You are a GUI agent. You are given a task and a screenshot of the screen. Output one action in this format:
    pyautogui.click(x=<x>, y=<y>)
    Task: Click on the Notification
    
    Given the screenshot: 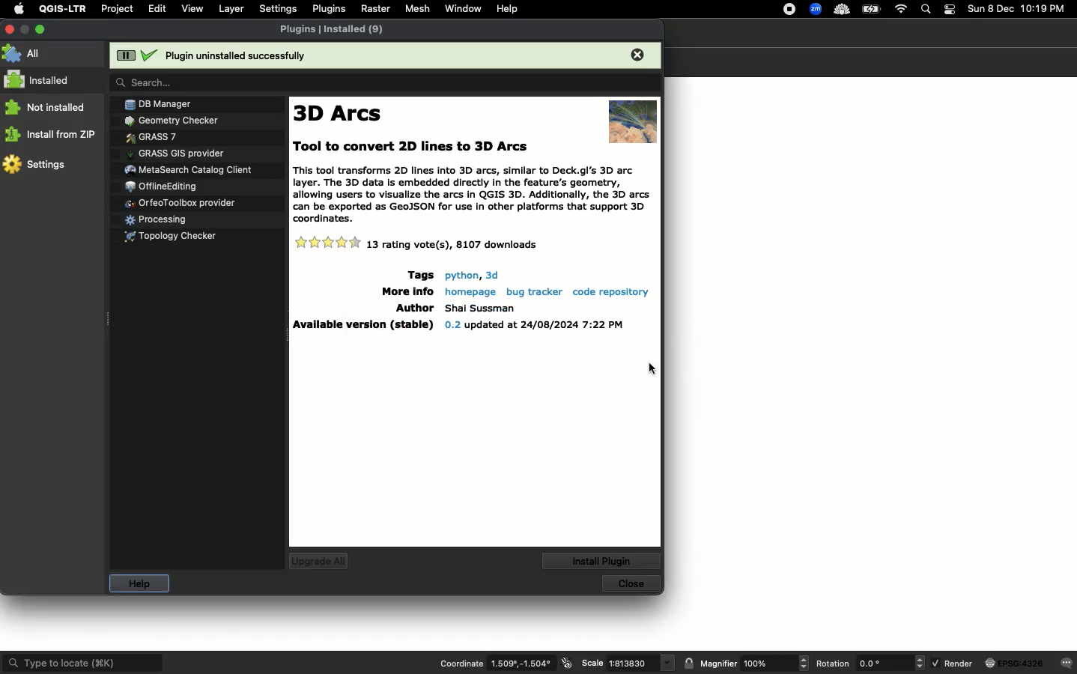 What is the action you would take?
    pyautogui.click(x=952, y=10)
    